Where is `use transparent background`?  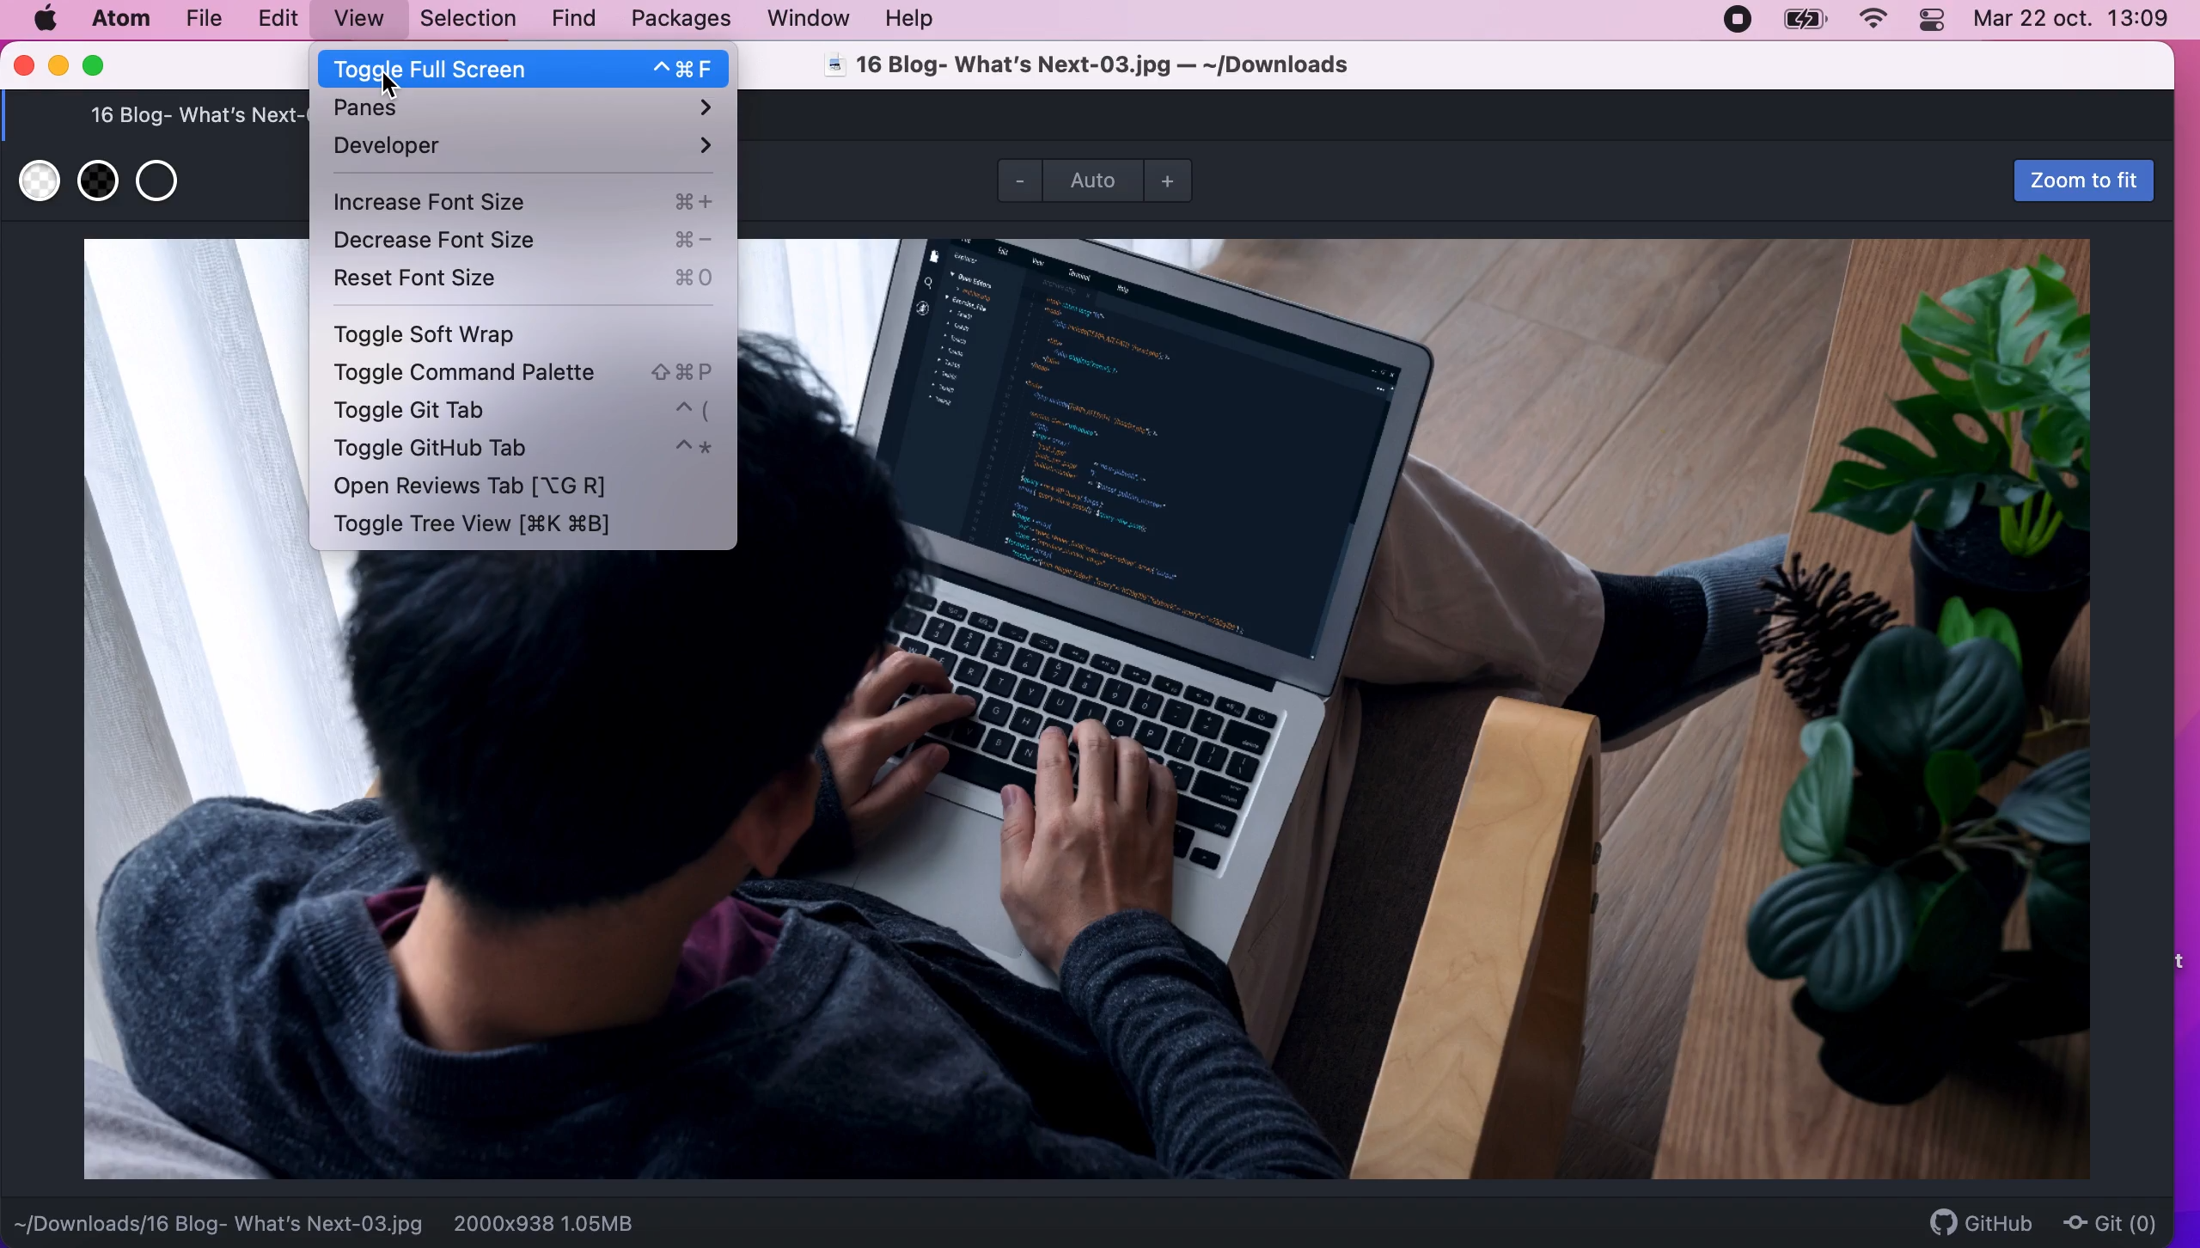
use transparent background is located at coordinates (162, 185).